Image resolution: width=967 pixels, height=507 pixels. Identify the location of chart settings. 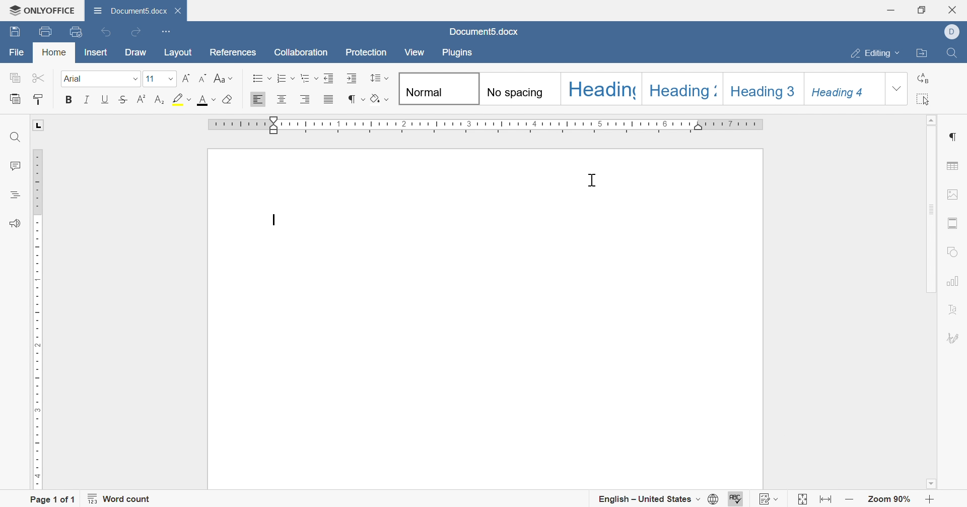
(954, 281).